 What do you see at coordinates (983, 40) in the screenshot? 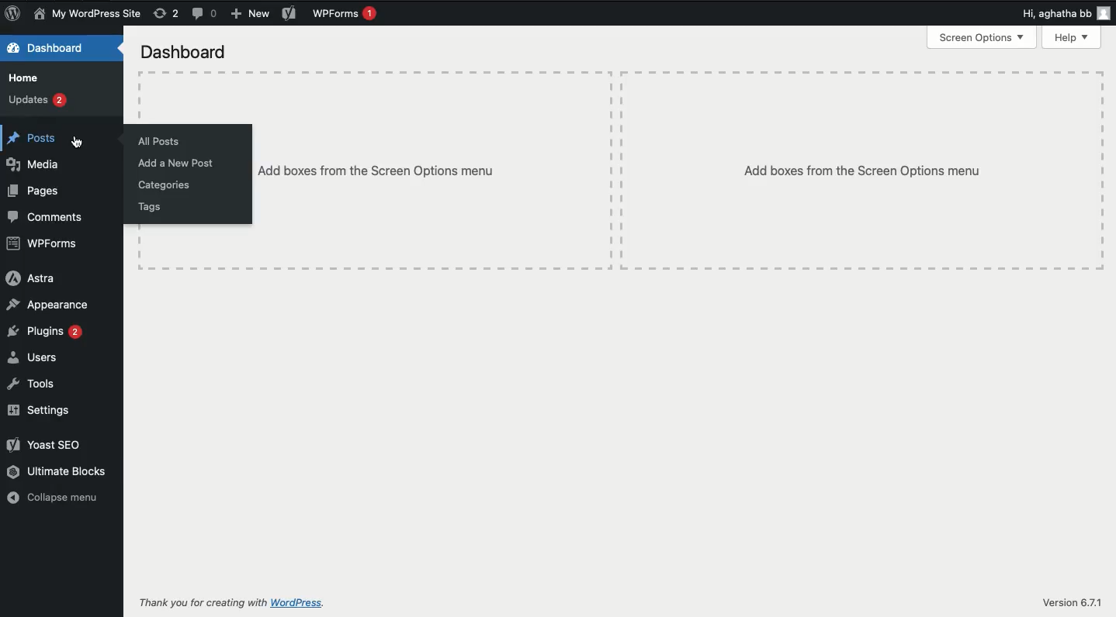
I see `Screen options` at bounding box center [983, 40].